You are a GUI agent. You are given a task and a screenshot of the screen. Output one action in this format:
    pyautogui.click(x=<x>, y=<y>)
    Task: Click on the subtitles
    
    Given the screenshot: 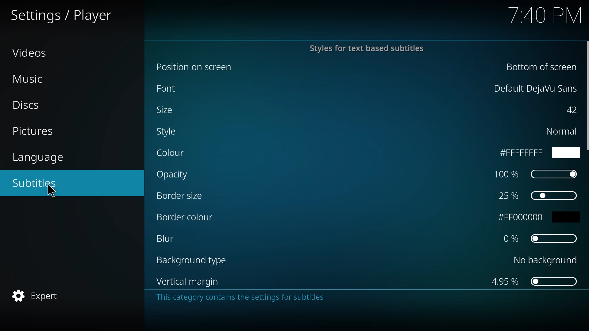 What is the action you would take?
    pyautogui.click(x=37, y=184)
    